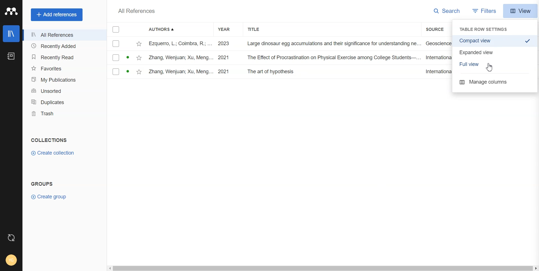 This screenshot has width=539, height=271. Describe the element at coordinates (485, 11) in the screenshot. I see `Filters` at that location.